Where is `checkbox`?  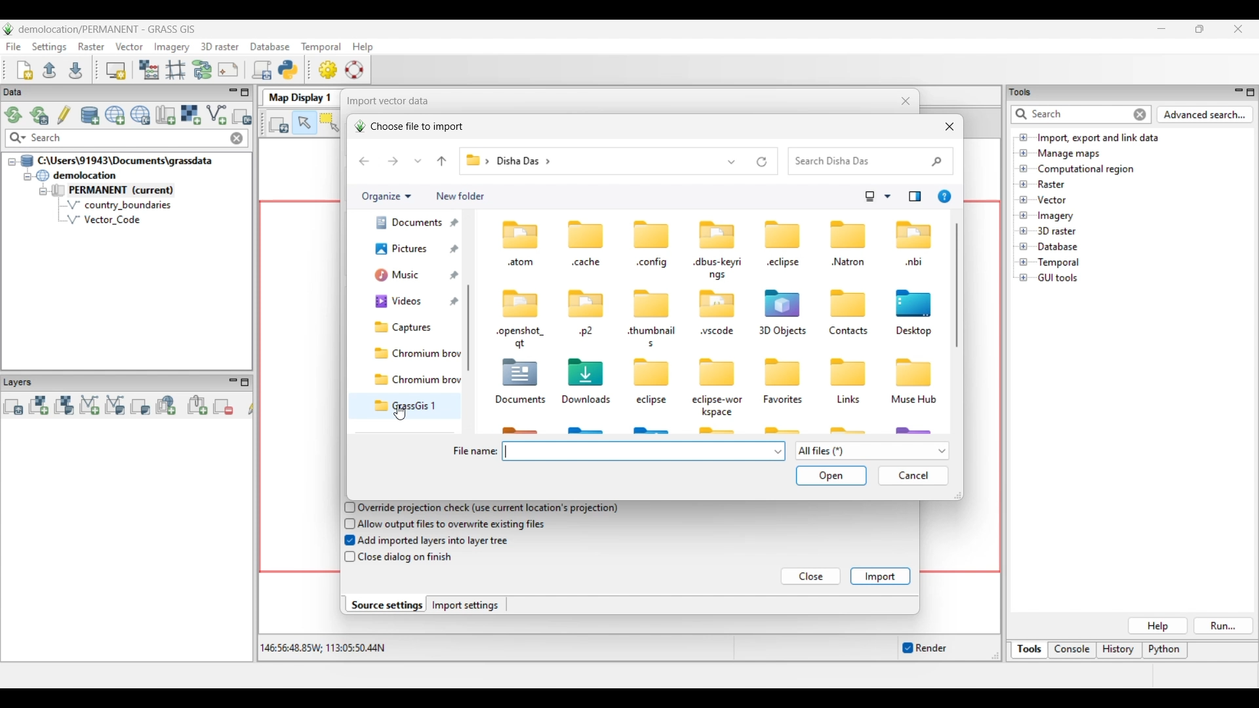 checkbox is located at coordinates (347, 507).